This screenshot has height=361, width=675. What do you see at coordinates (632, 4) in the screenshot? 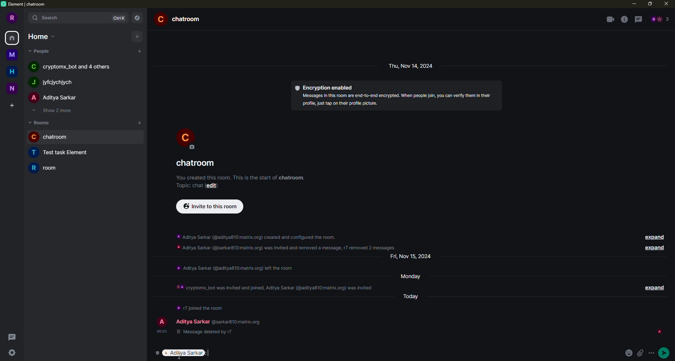
I see `minimize` at bounding box center [632, 4].